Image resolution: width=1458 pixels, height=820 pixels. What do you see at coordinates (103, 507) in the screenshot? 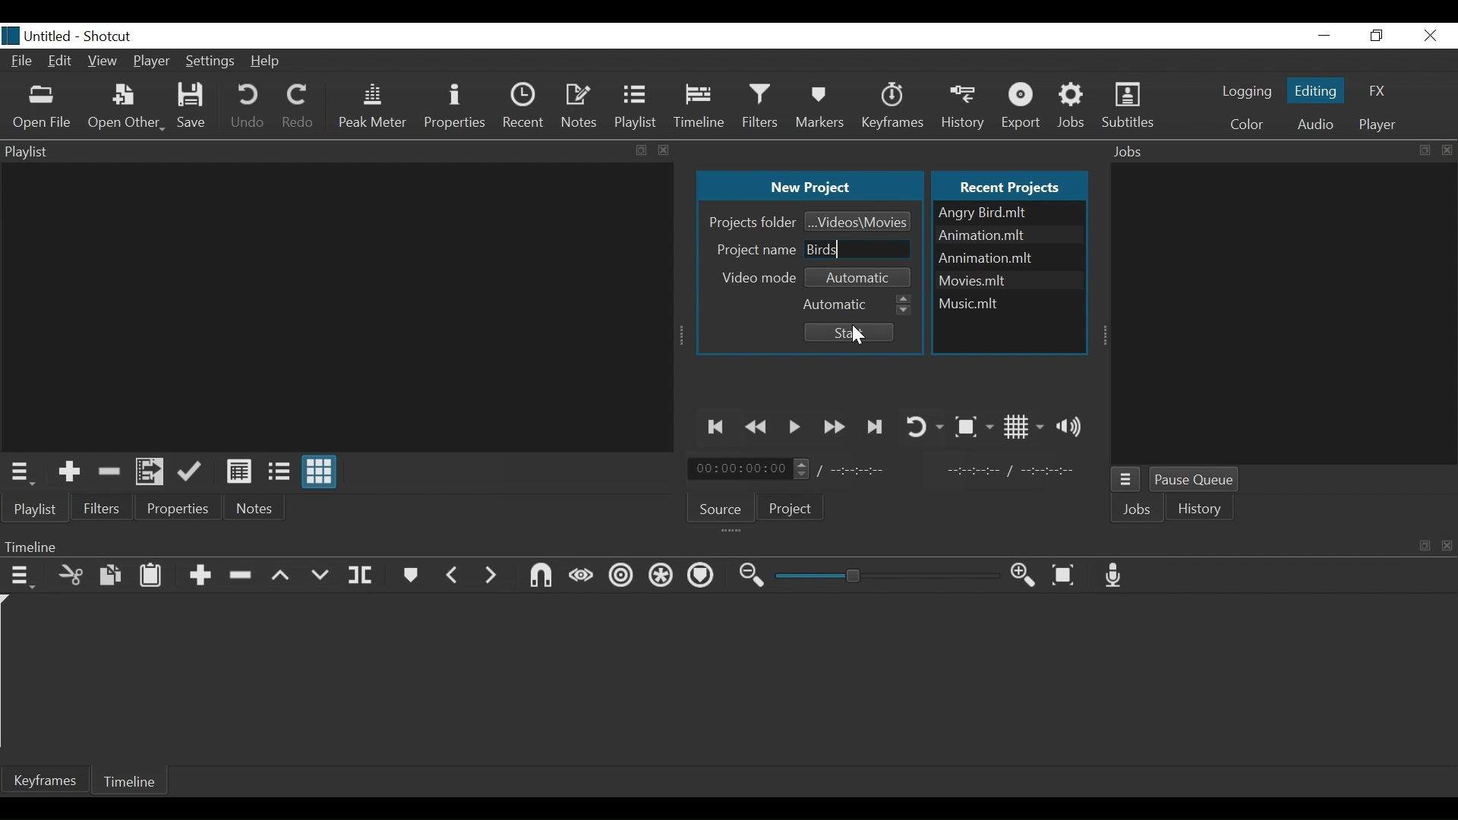
I see `Filters` at bounding box center [103, 507].